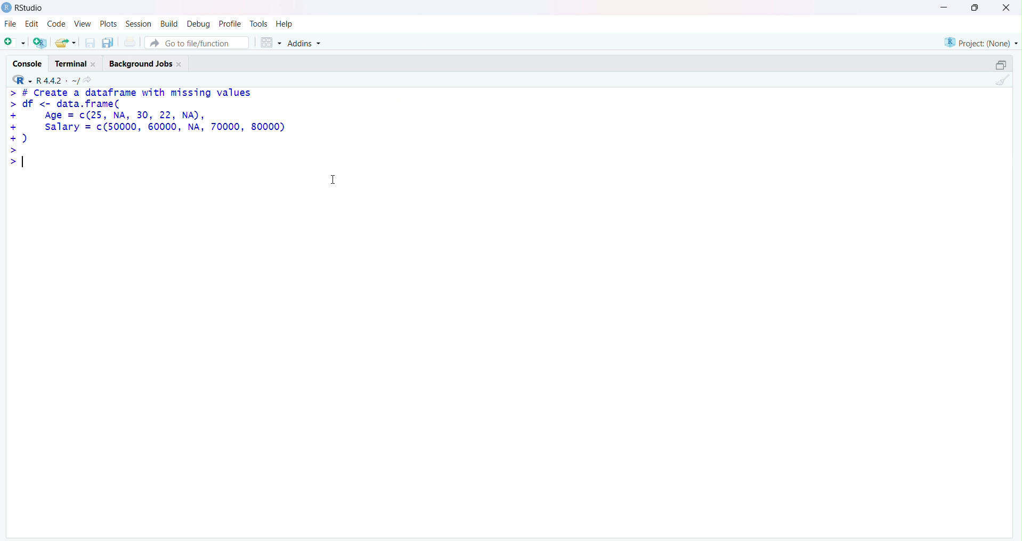  Describe the element at coordinates (10, 24) in the screenshot. I see `File` at that location.